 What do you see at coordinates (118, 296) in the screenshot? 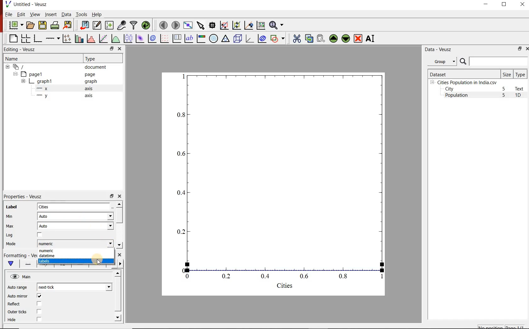
I see `scrollbar` at bounding box center [118, 296].